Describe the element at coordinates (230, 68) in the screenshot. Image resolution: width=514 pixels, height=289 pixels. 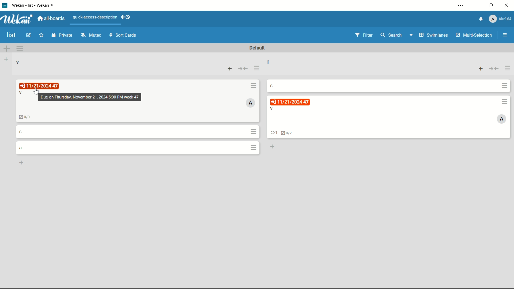
I see `add card to top of list` at that location.